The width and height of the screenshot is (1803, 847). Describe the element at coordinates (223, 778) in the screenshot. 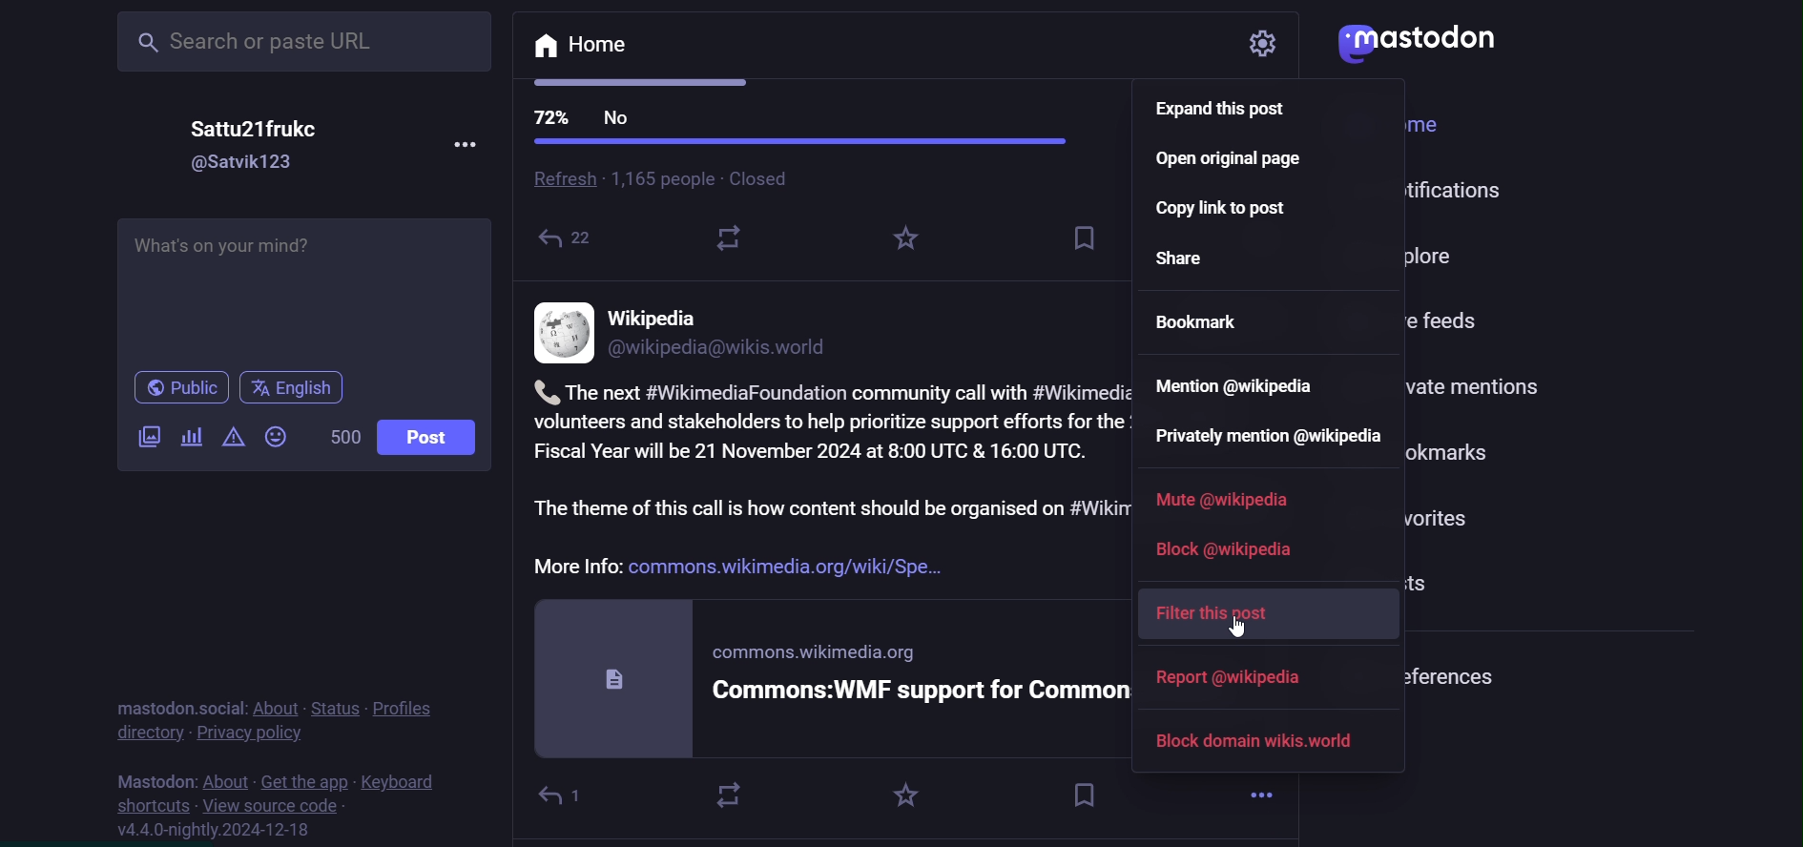

I see `about` at that location.